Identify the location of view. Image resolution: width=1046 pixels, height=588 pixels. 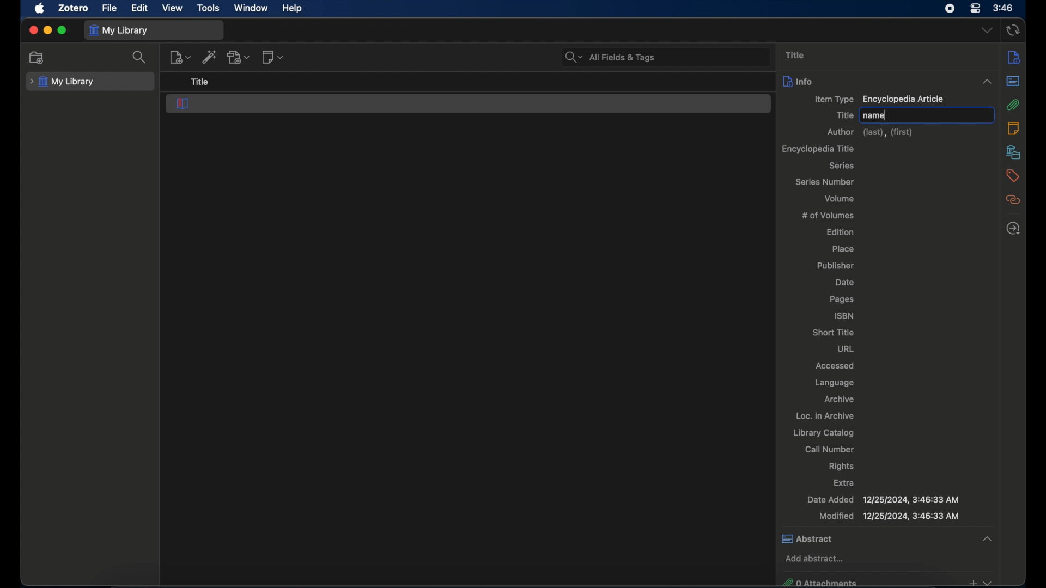
(173, 8).